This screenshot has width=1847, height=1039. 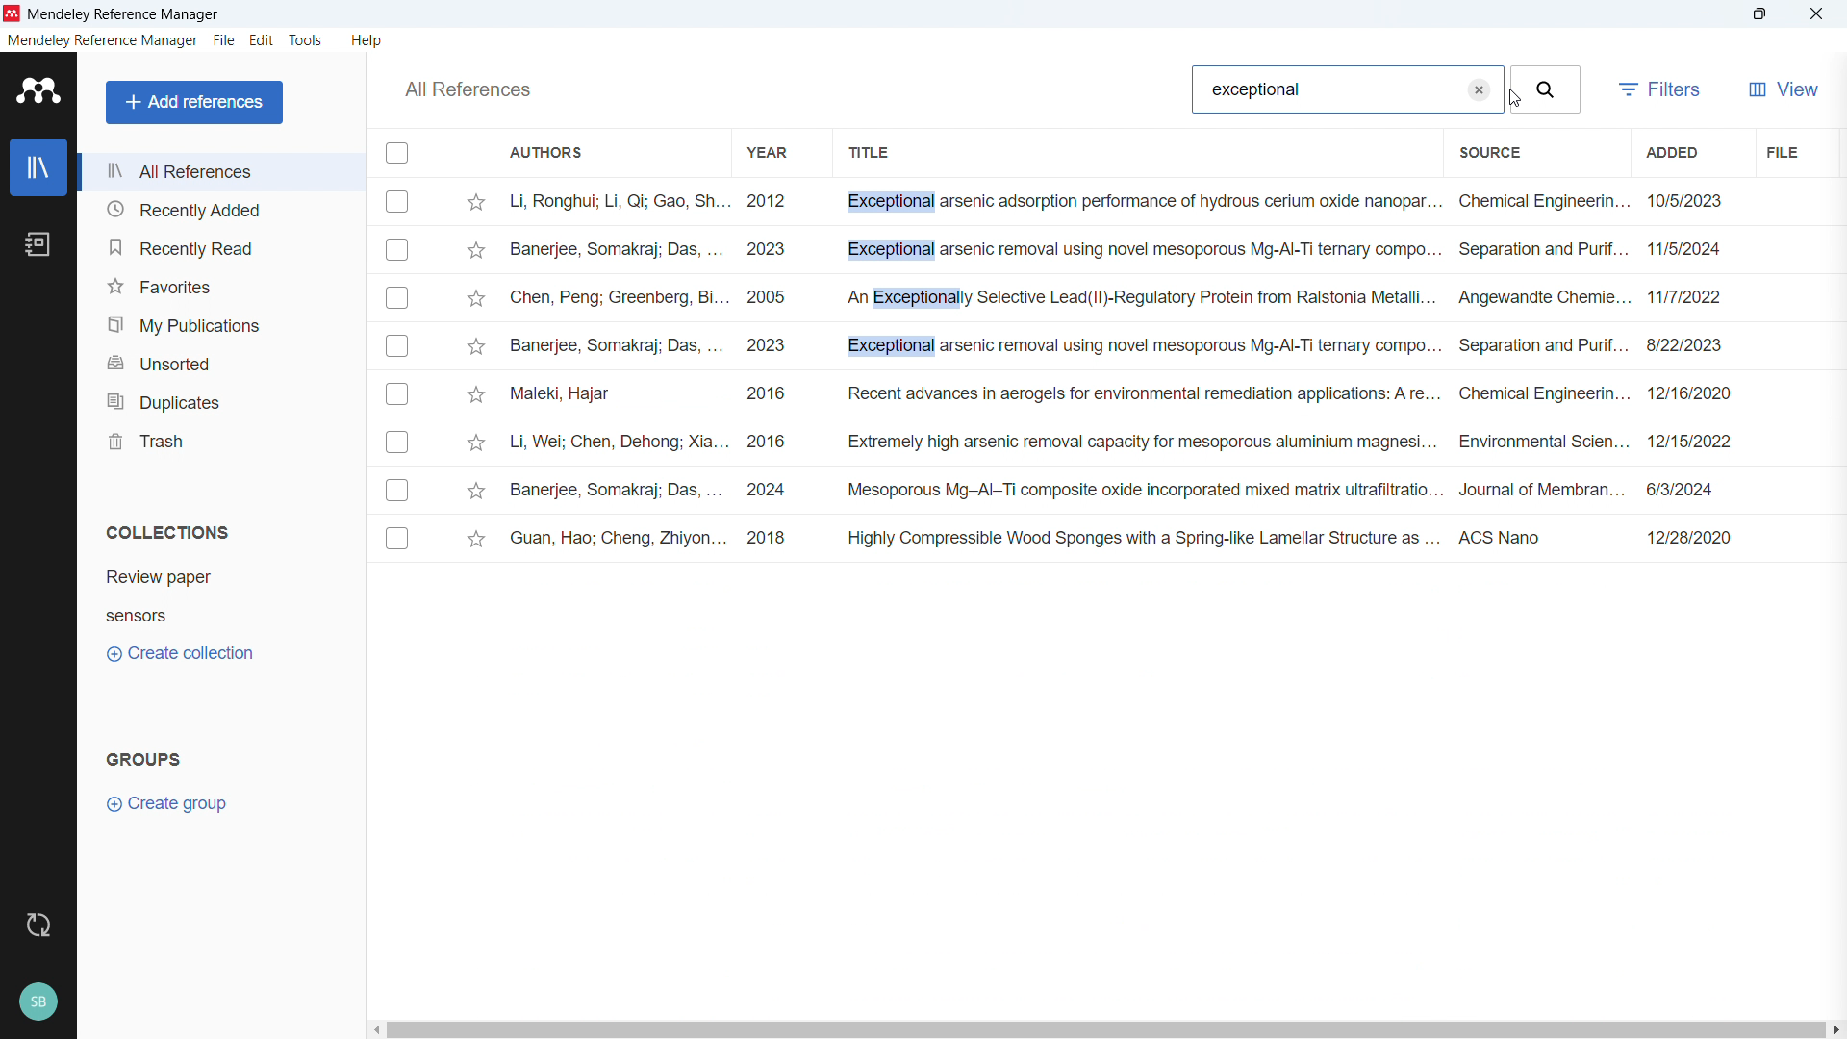 What do you see at coordinates (768, 371) in the screenshot?
I see `year of publication of individual entries ` at bounding box center [768, 371].